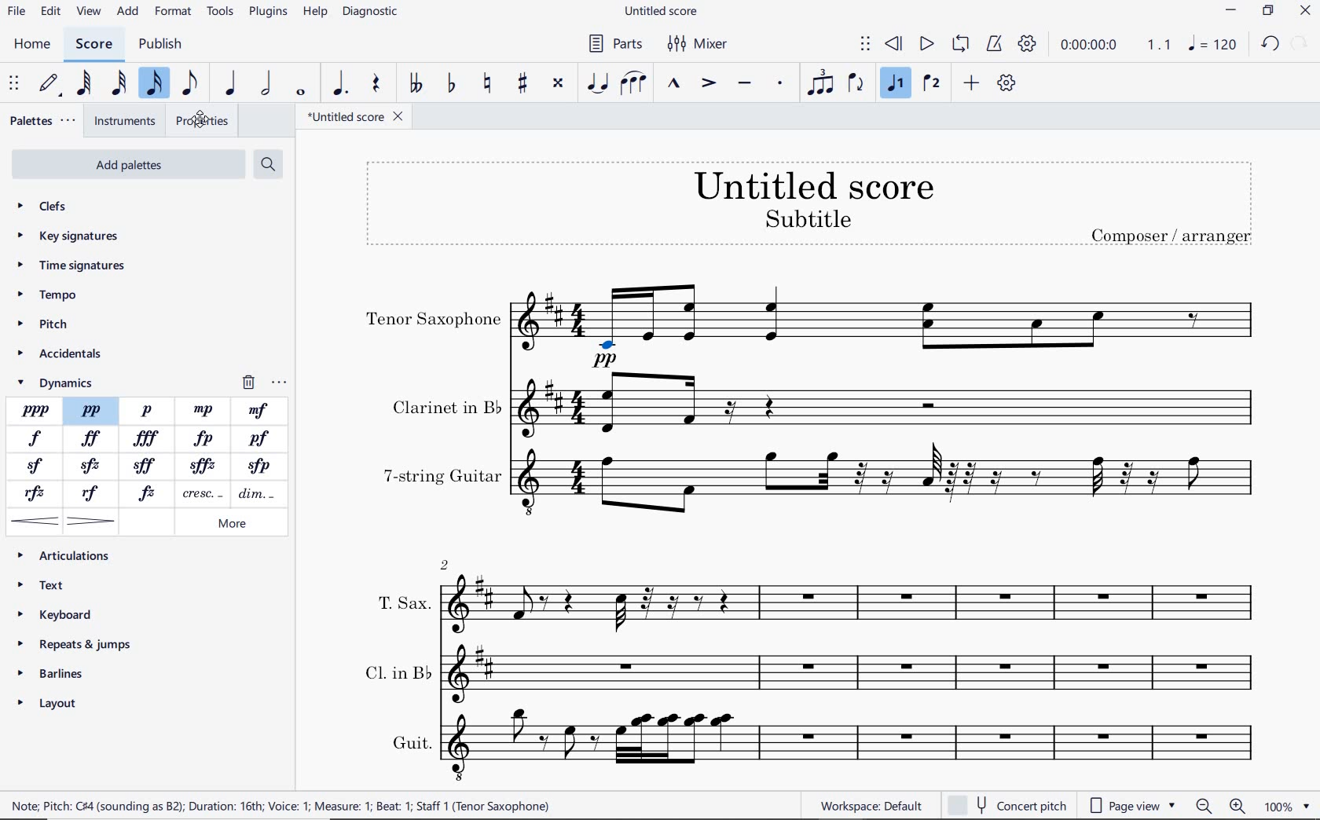  I want to click on KEYBOARD, so click(55, 614).